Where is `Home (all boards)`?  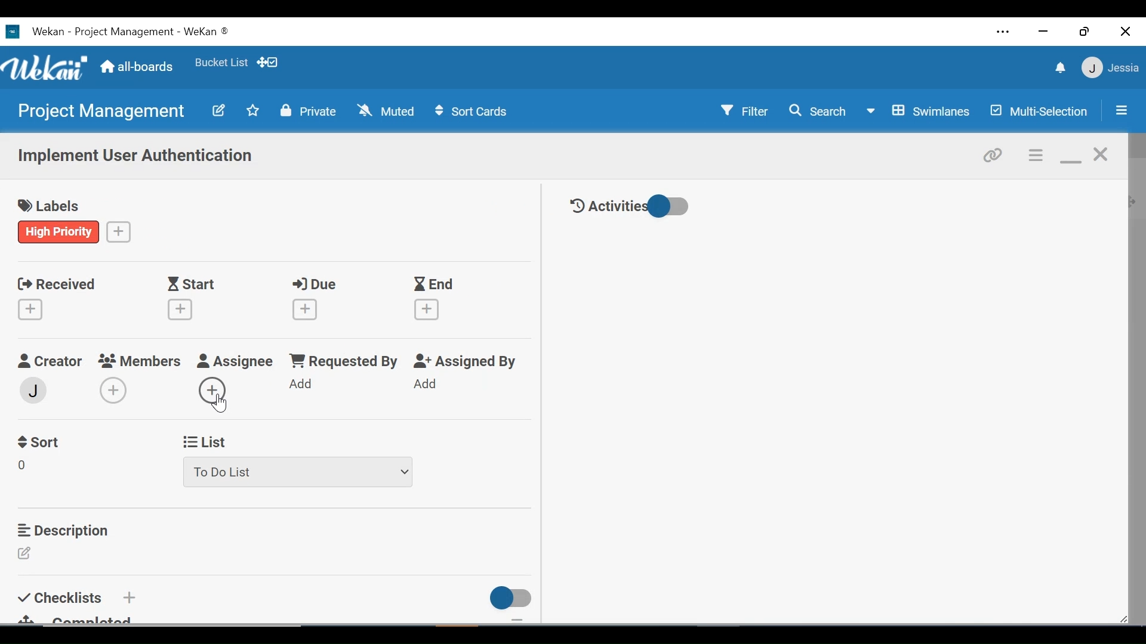
Home (all boards) is located at coordinates (137, 67).